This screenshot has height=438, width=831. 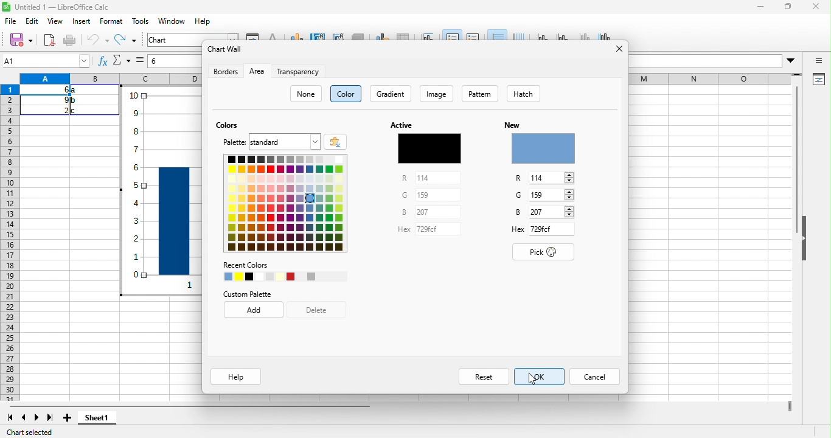 I want to click on recent colors, so click(x=285, y=279).